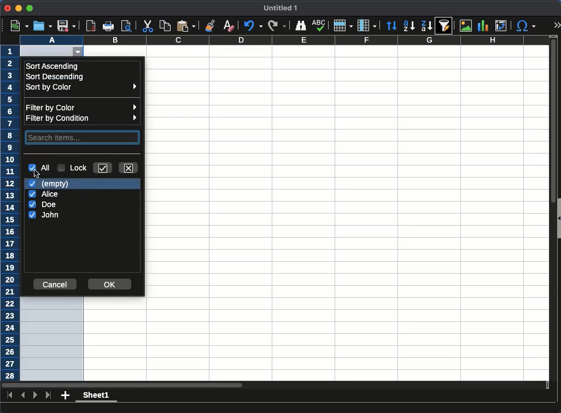 The image size is (561, 413). What do you see at coordinates (43, 204) in the screenshot?
I see `doe` at bounding box center [43, 204].